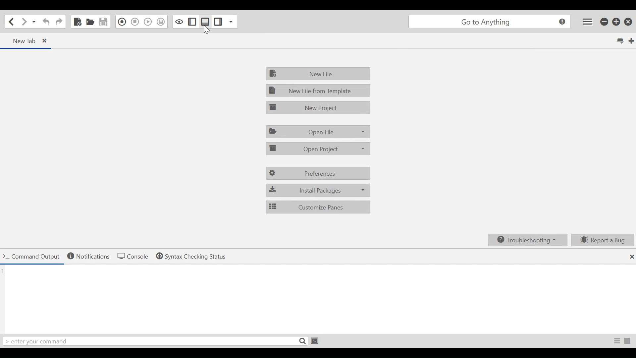 Image resolution: width=636 pixels, height=358 pixels. What do you see at coordinates (104, 22) in the screenshot?
I see `Save File` at bounding box center [104, 22].